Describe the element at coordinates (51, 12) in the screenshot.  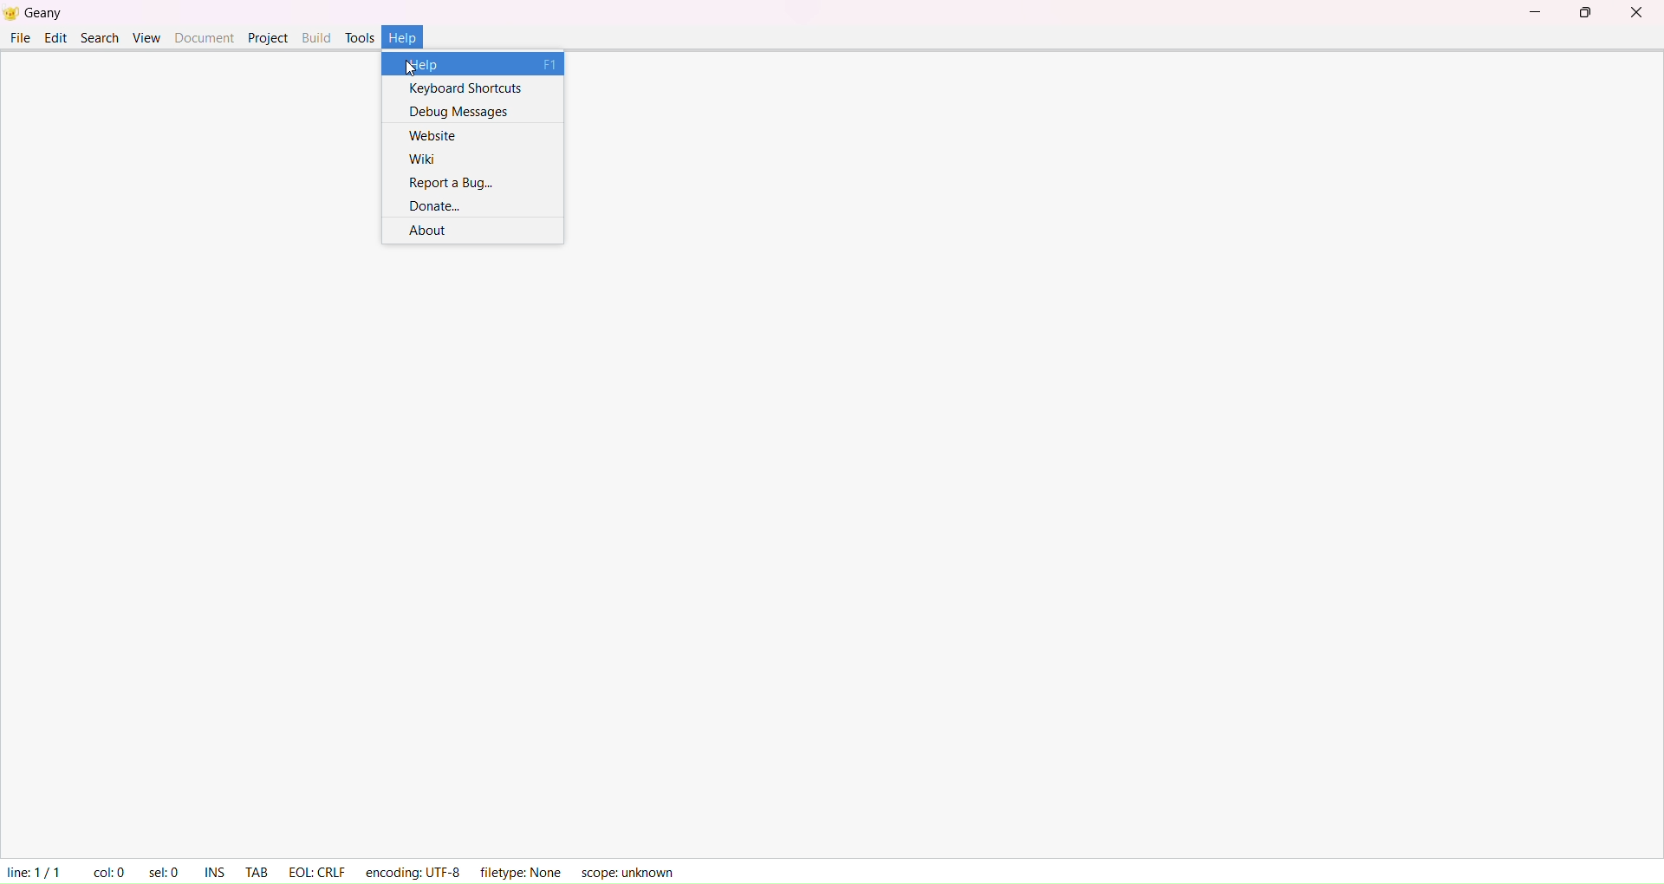
I see `title` at that location.